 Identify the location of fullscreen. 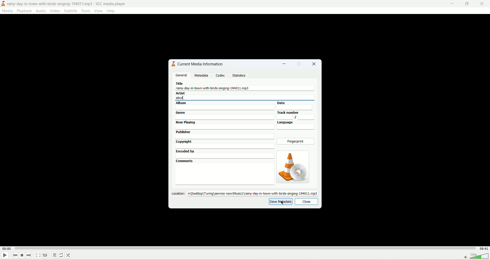
(39, 254).